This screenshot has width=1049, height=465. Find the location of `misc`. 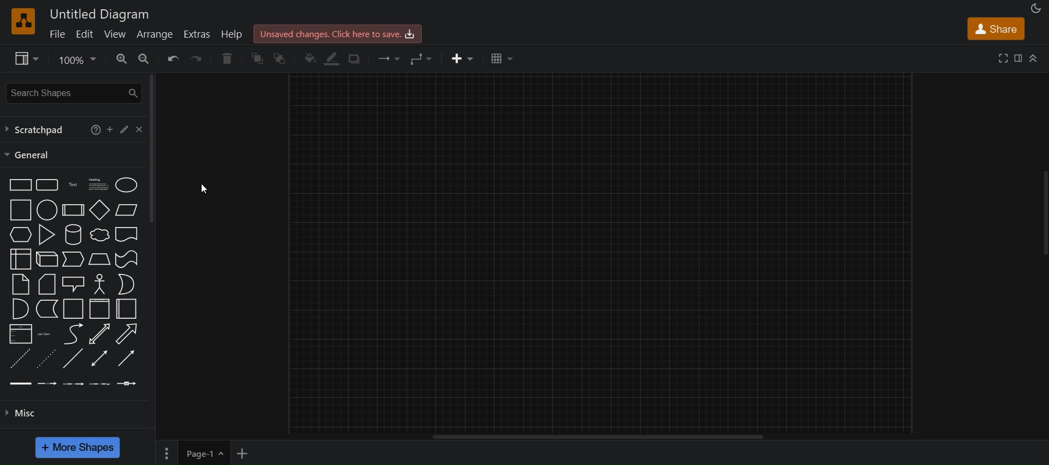

misc is located at coordinates (76, 415).